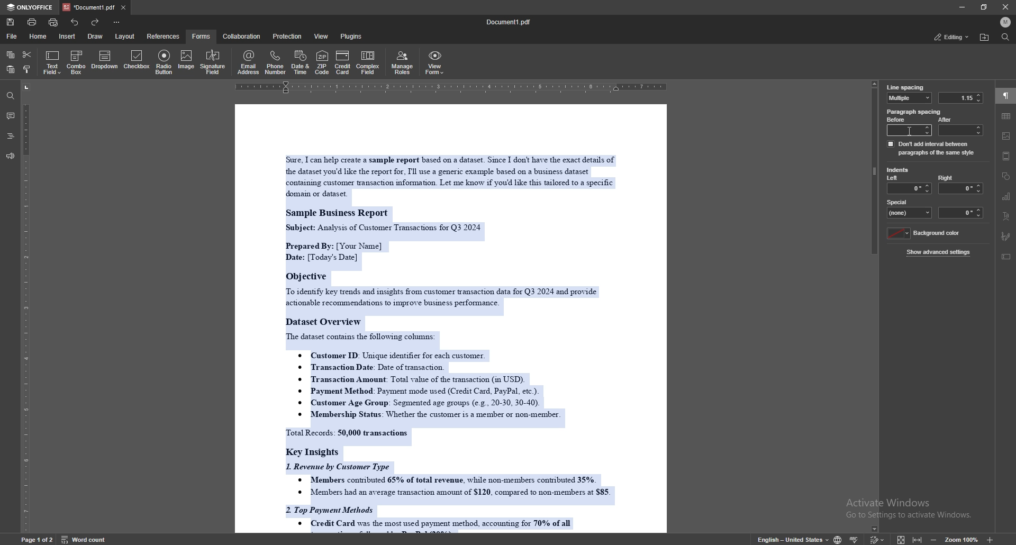  Describe the element at coordinates (75, 22) in the screenshot. I see `undo` at that location.